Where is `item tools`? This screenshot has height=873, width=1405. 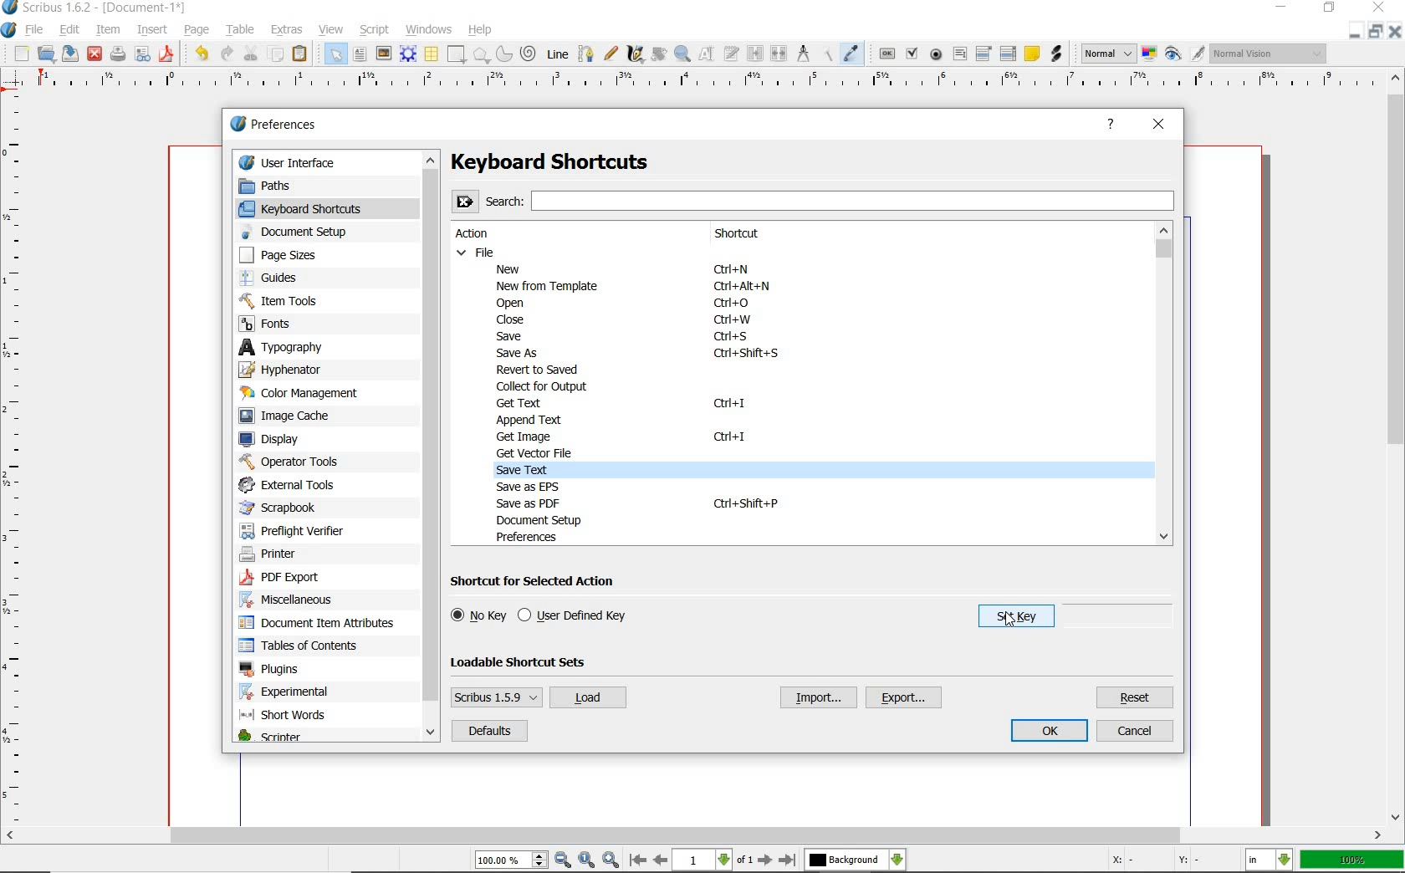
item tools is located at coordinates (294, 300).